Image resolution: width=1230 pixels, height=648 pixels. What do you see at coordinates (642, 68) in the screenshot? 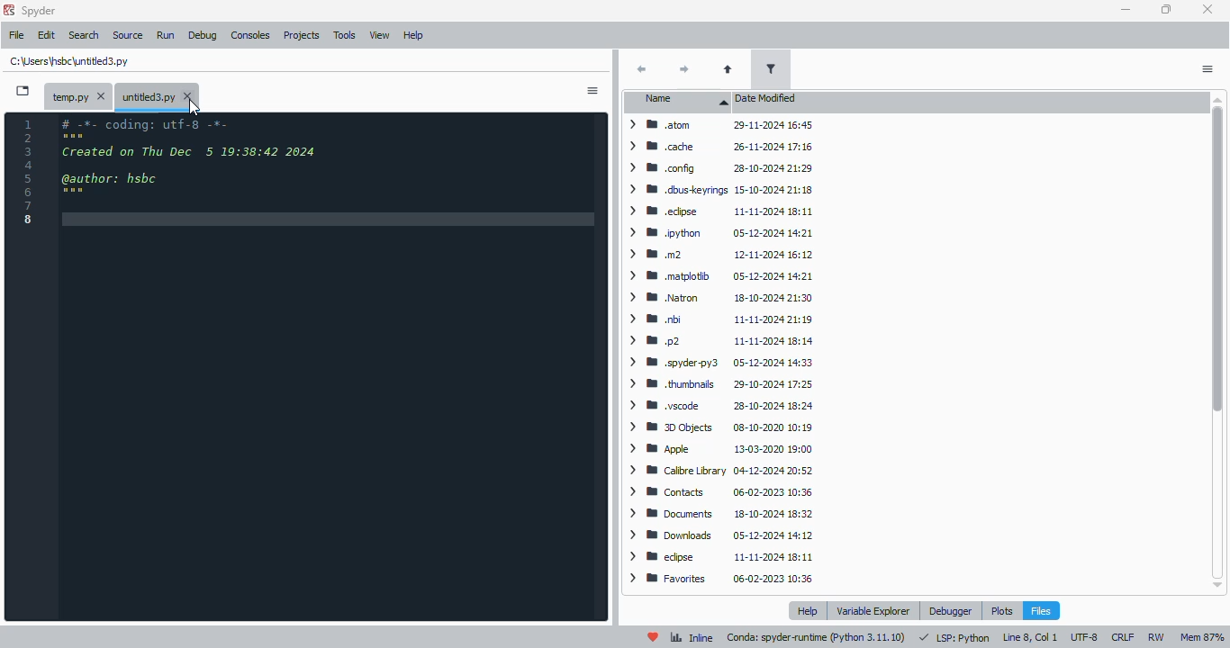
I see `back` at bounding box center [642, 68].